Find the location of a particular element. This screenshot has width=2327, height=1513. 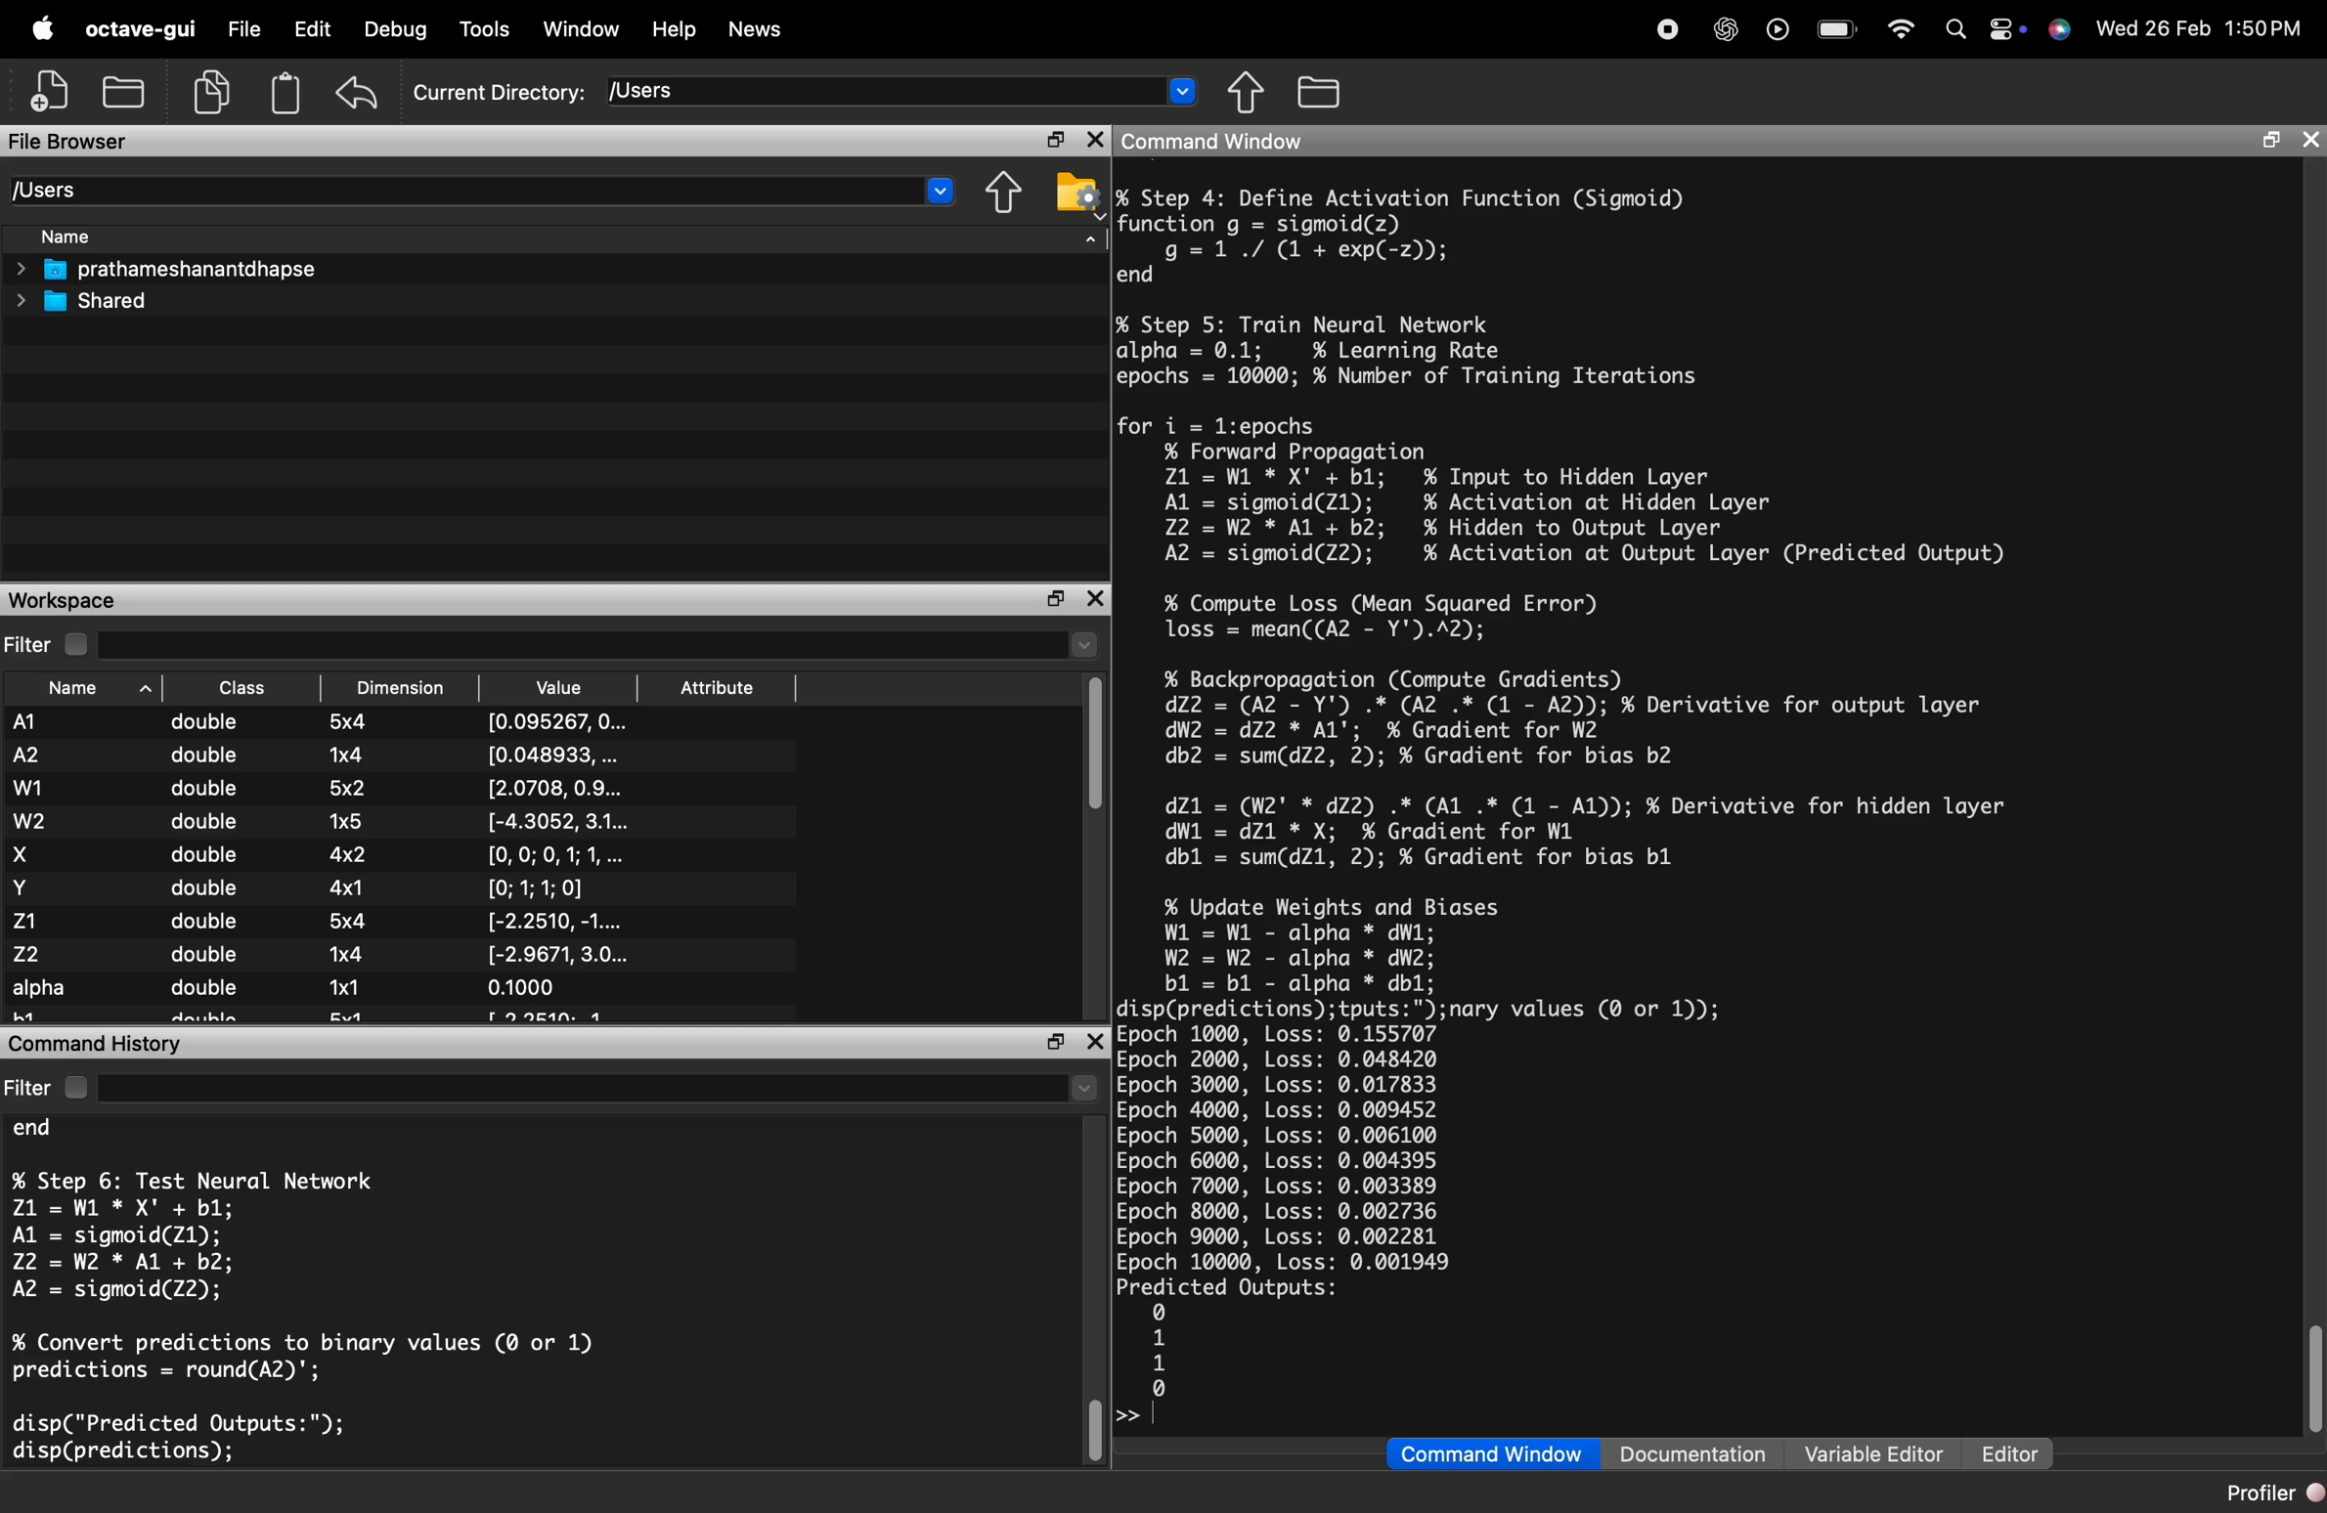

% Step 6: Test Neural Network

Z1 = W1 * X' + bl;

Al = sigmoid(Z1);

72 = W2 * Al + b2;

A2 = sigmoid(Z2);

% Convert predictions to binary values (@ or 1)
predictions = round(A2)';

disp("Predicted Outputs:");

disp(predictions); is located at coordinates (303, 1316).